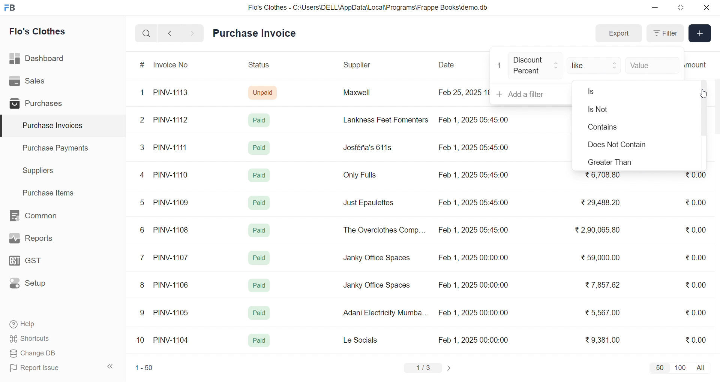  What do you see at coordinates (46, 325) in the screenshot?
I see `Help` at bounding box center [46, 325].